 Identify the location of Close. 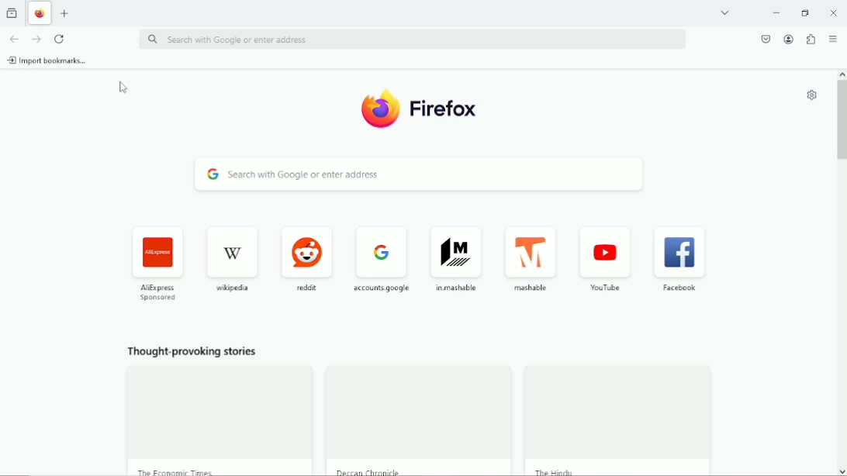
(834, 13).